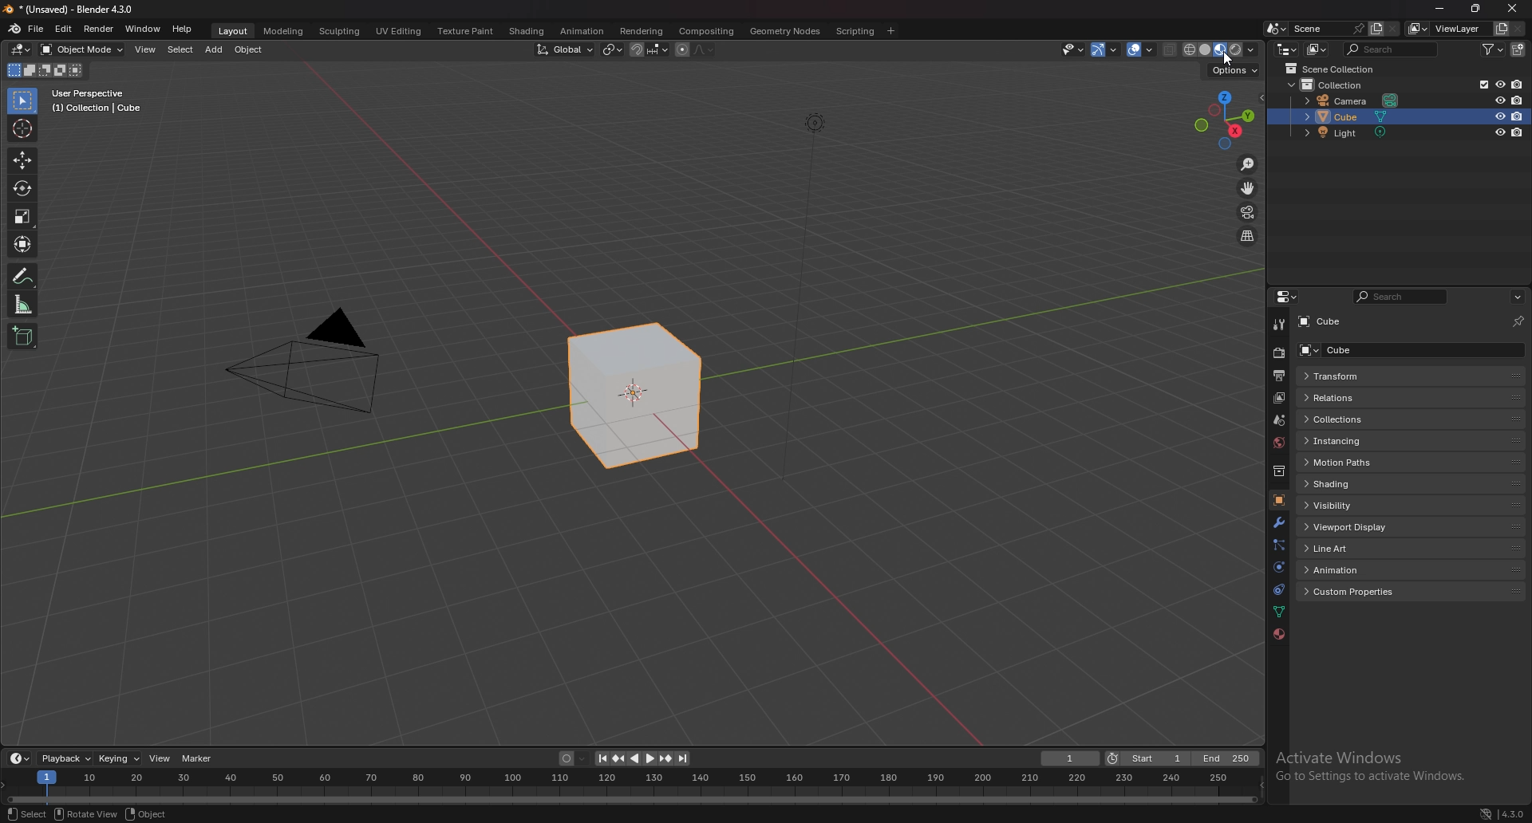 This screenshot has height=823, width=1532. Describe the element at coordinates (181, 49) in the screenshot. I see `select` at that location.